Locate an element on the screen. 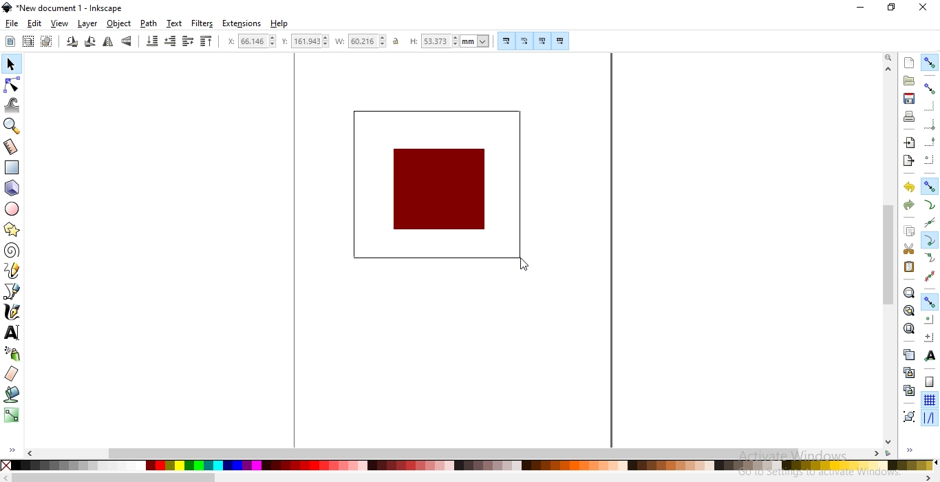  zoom is located at coordinates (888, 59).